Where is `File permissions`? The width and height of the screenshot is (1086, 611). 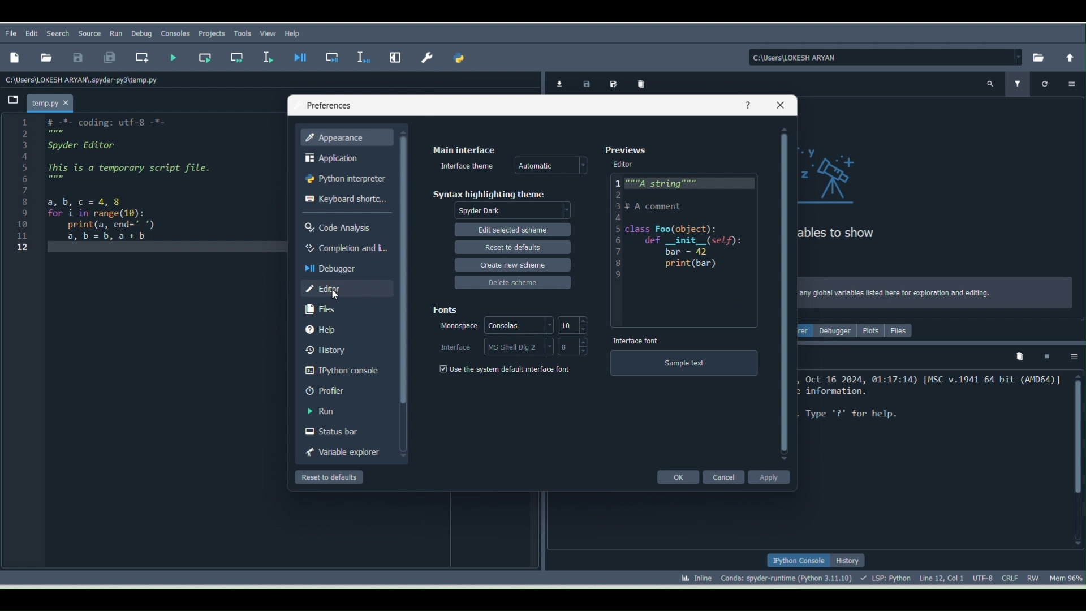 File permissions is located at coordinates (1035, 576).